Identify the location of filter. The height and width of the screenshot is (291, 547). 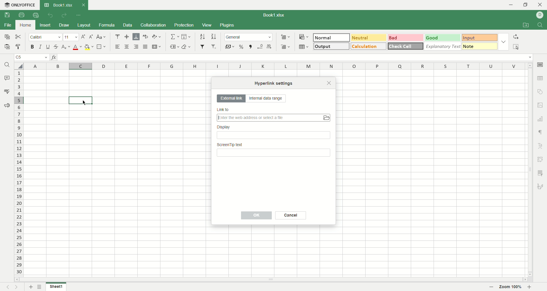
(202, 47).